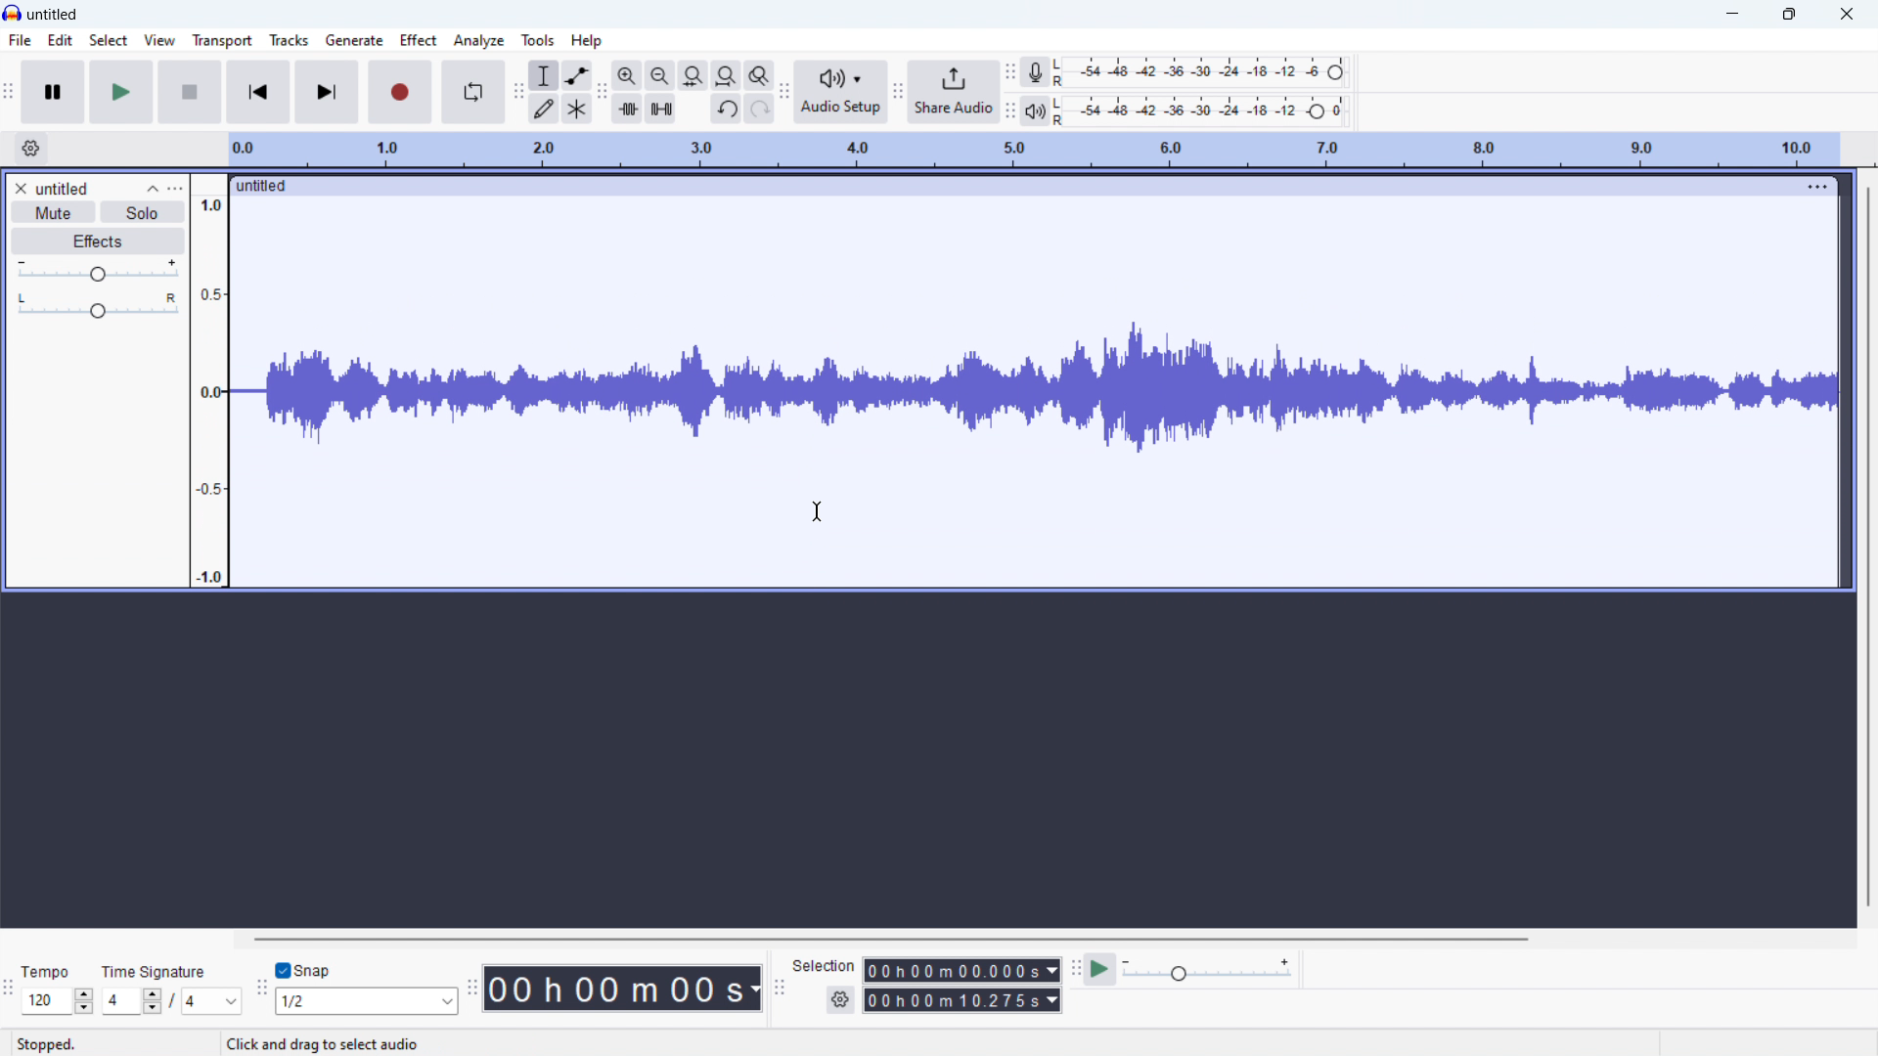 This screenshot has width=1878, height=1056. I want to click on zoom in, so click(626, 75).